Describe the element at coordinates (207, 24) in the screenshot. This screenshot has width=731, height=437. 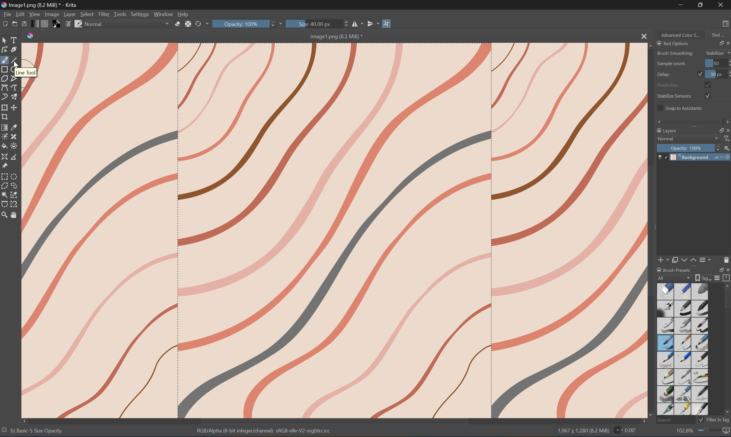
I see `Drop Down` at that location.